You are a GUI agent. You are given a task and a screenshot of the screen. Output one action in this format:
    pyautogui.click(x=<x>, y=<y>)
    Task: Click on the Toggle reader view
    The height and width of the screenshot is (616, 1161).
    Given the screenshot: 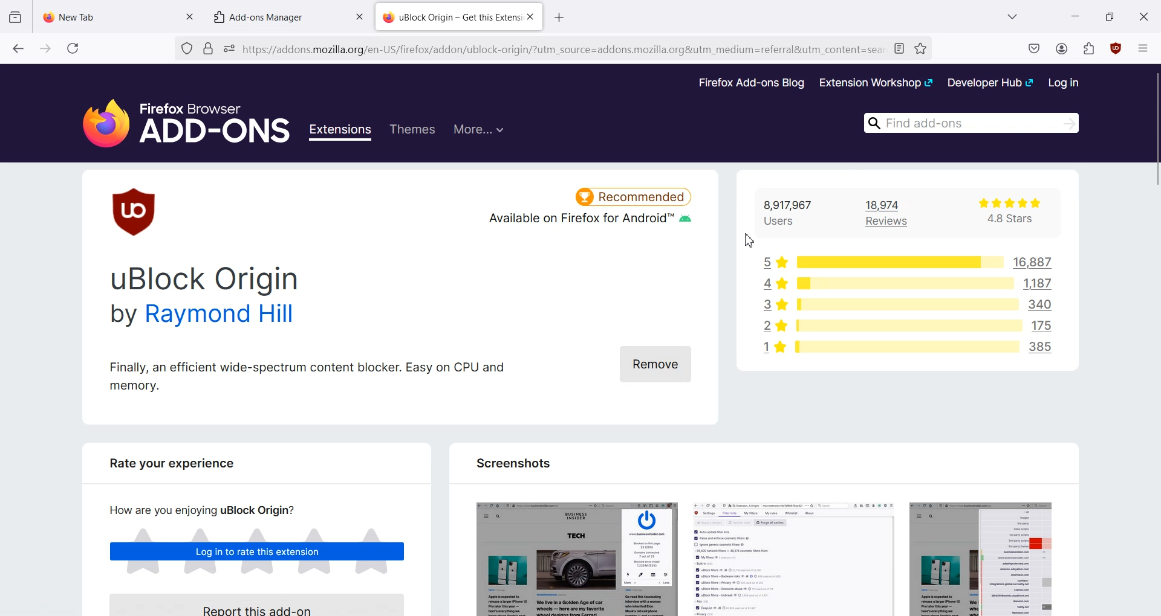 What is the action you would take?
    pyautogui.click(x=902, y=48)
    